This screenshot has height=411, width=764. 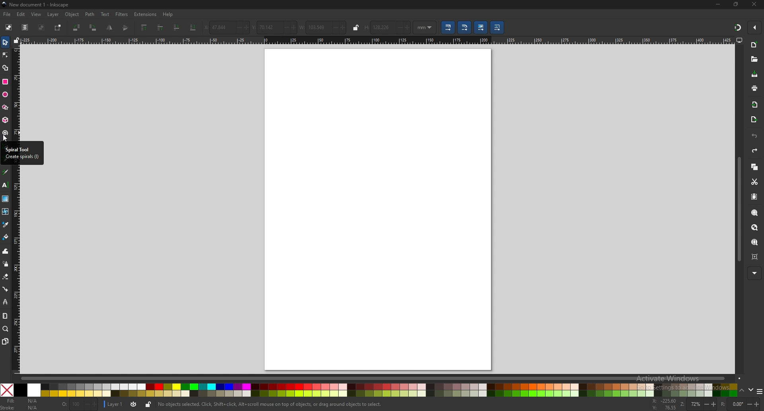 I want to click on X: -225.60    Y: 76.55, so click(x=665, y=404).